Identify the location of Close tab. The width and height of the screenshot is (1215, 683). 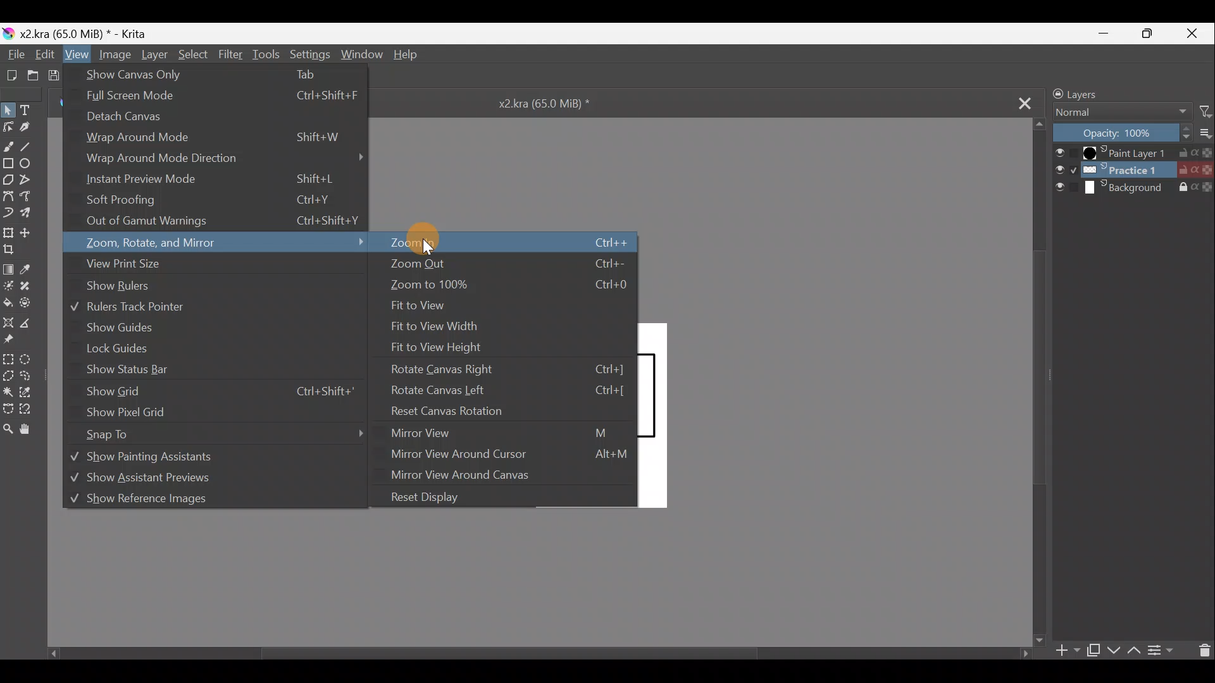
(1023, 102).